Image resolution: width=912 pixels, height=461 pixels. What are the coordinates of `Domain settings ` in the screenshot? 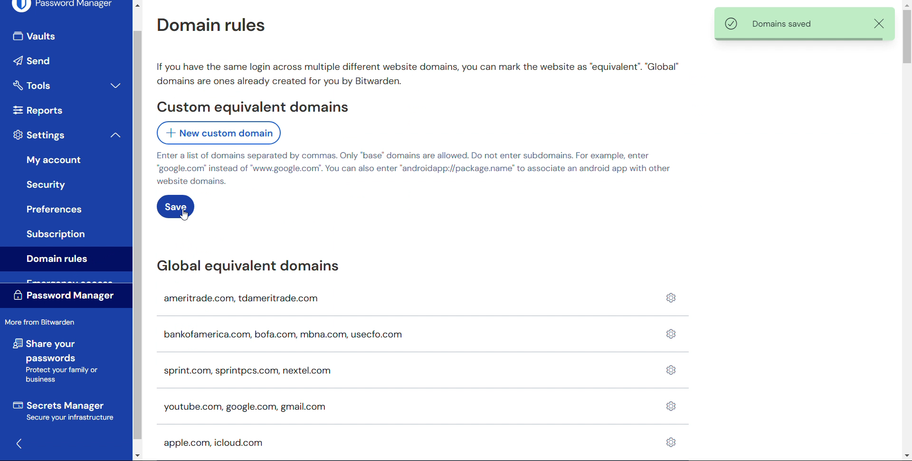 It's located at (668, 373).